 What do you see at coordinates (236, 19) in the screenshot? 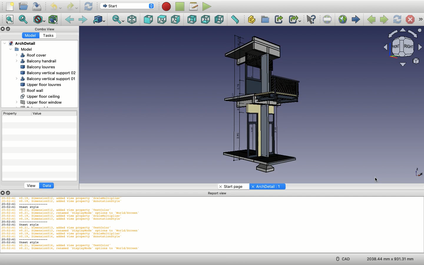
I see `Measure distance` at bounding box center [236, 19].